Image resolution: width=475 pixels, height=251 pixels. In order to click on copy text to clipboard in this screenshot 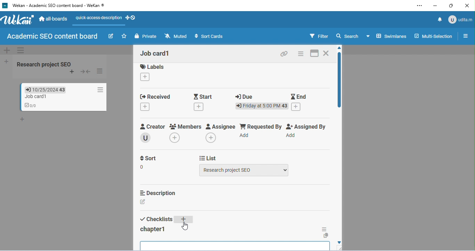, I will do `click(325, 236)`.